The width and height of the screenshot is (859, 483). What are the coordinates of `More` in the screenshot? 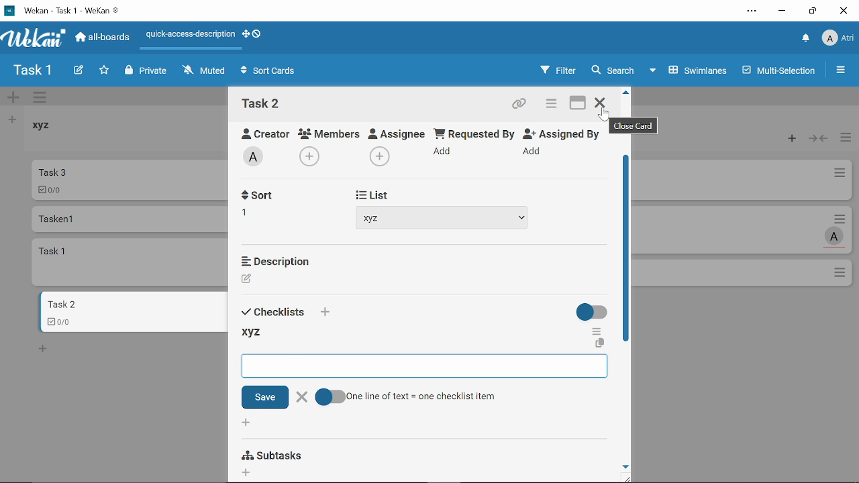 It's located at (593, 331).